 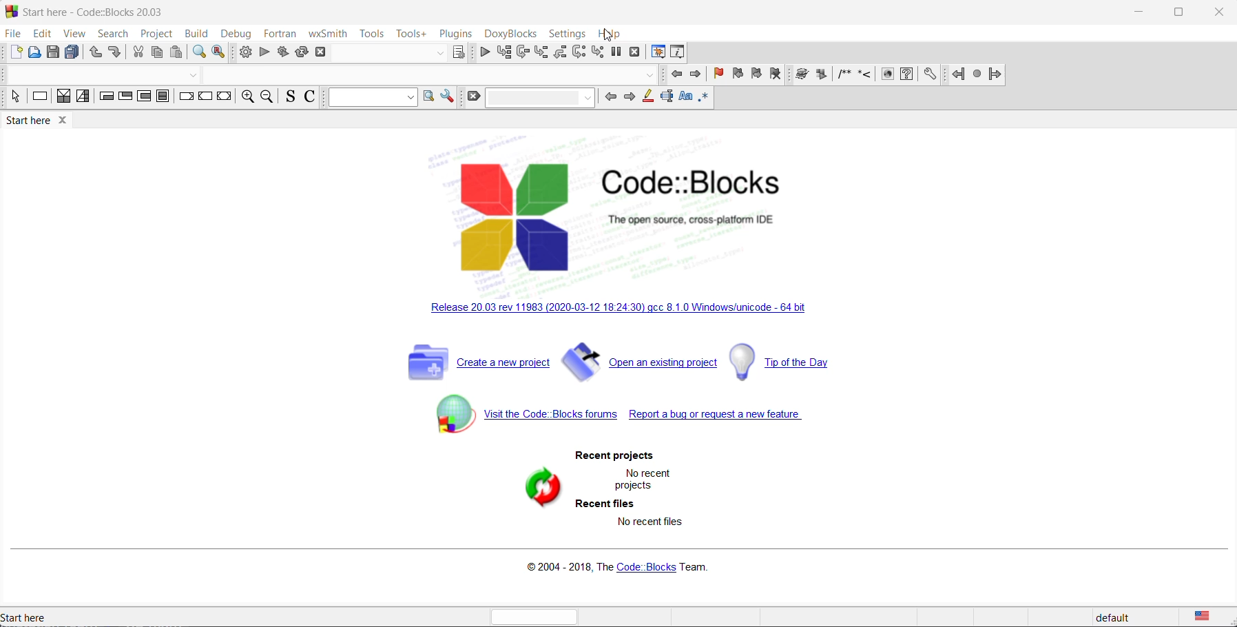 I want to click on remove bookmark, so click(x=775, y=75).